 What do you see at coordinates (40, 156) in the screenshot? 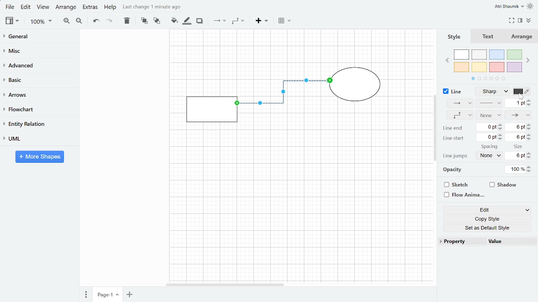
I see `More shapes` at bounding box center [40, 156].